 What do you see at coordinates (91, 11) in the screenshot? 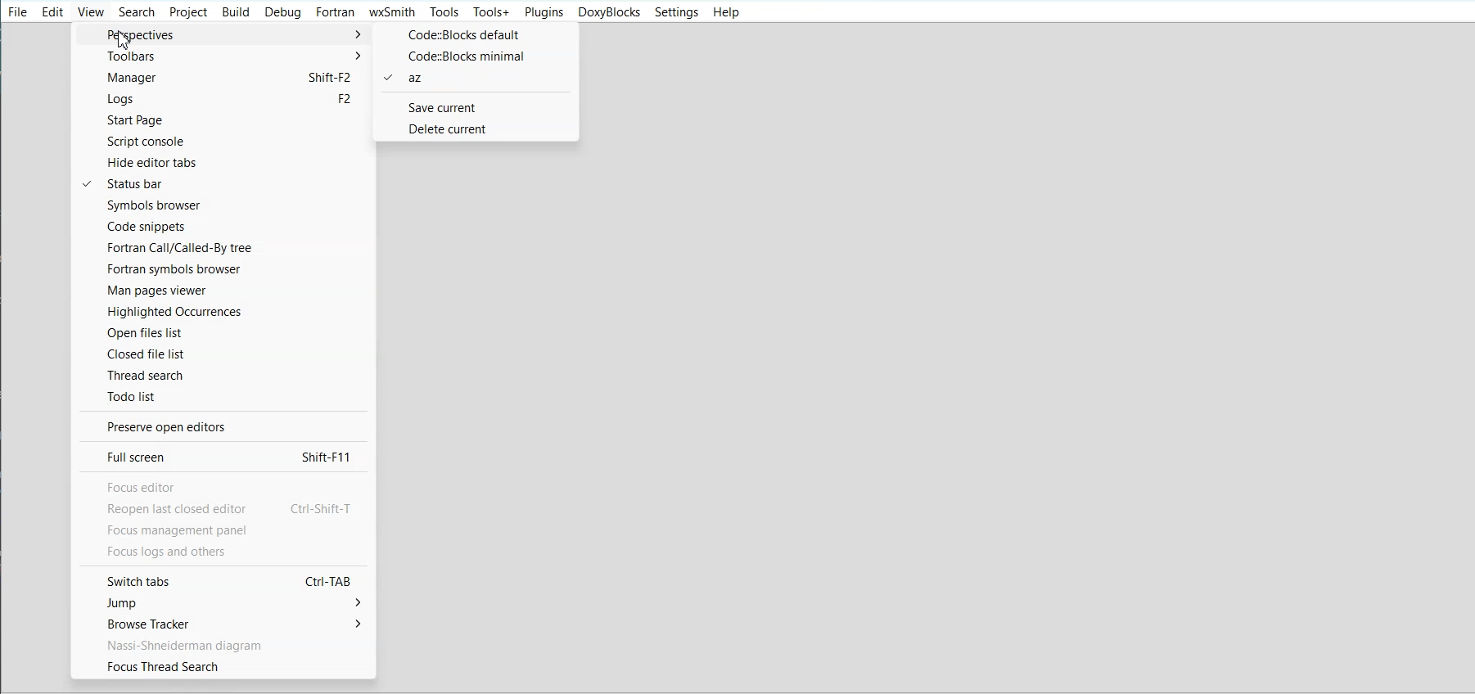
I see `View` at bounding box center [91, 11].